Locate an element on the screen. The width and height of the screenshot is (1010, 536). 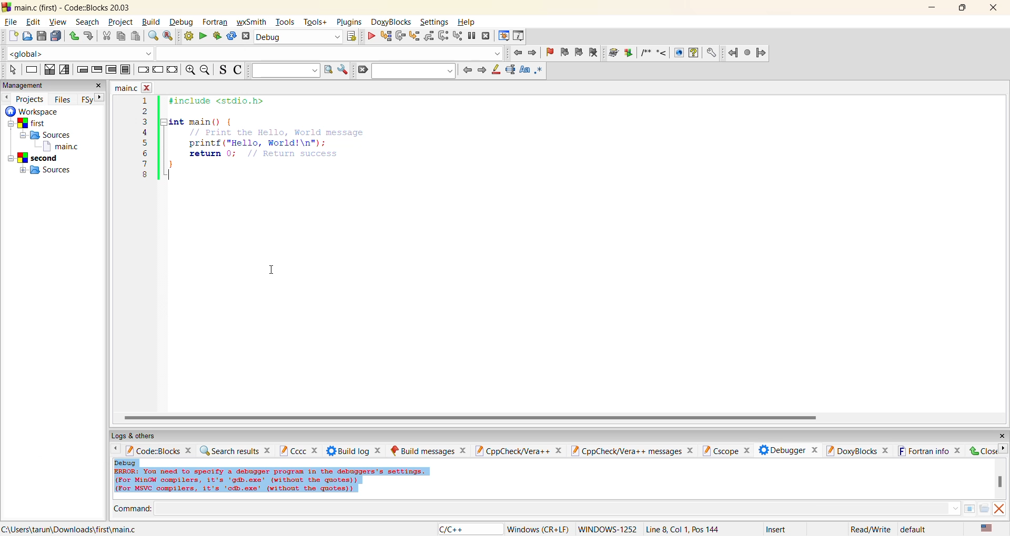
decision is located at coordinates (48, 70).